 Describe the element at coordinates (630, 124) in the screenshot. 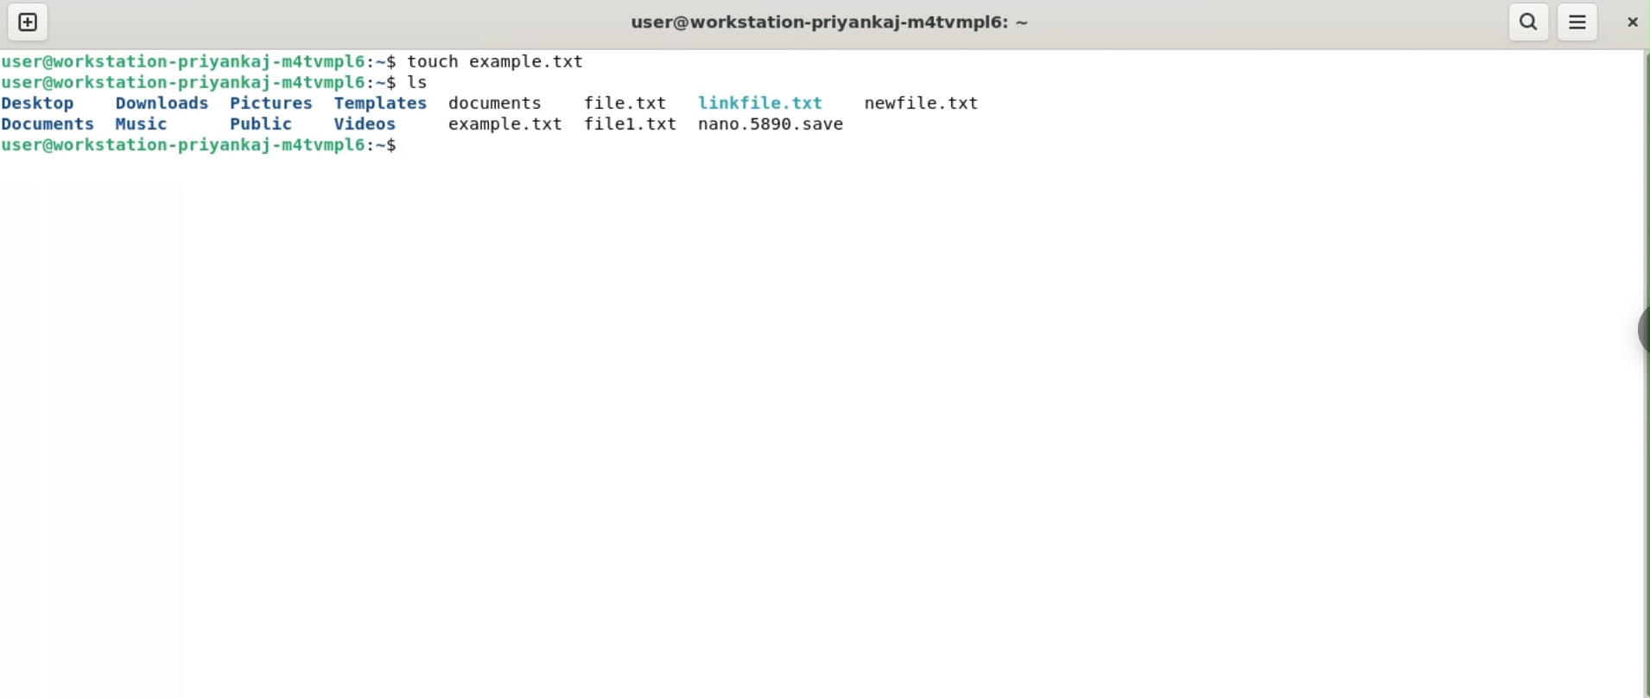

I see `file1.txt` at that location.